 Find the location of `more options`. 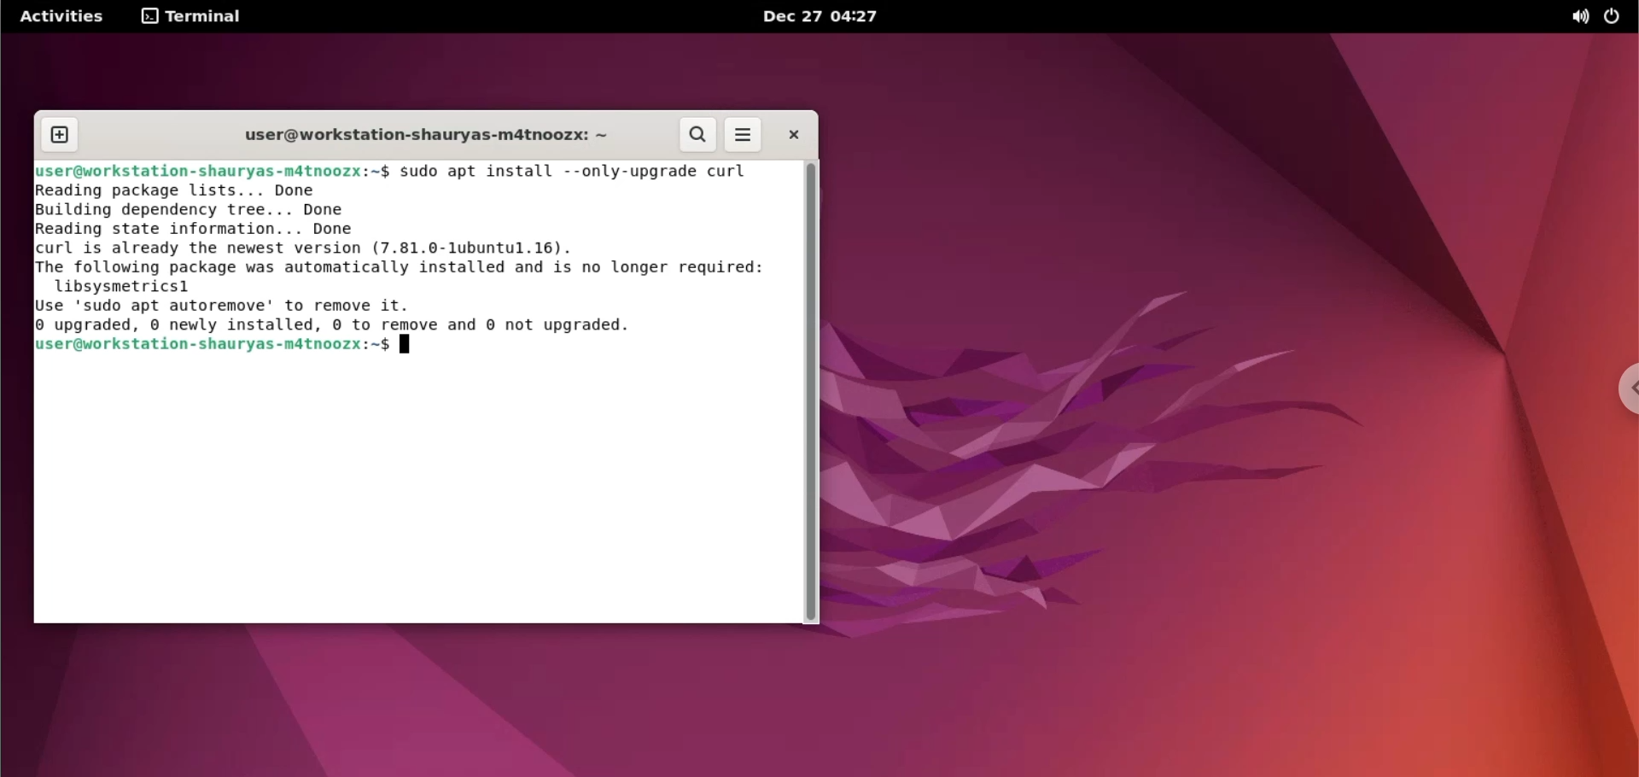

more options is located at coordinates (744, 135).